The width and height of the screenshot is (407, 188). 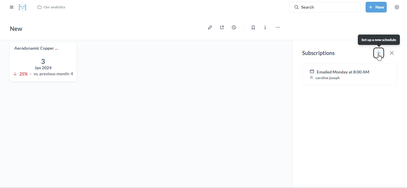 What do you see at coordinates (376, 7) in the screenshot?
I see `new` at bounding box center [376, 7].